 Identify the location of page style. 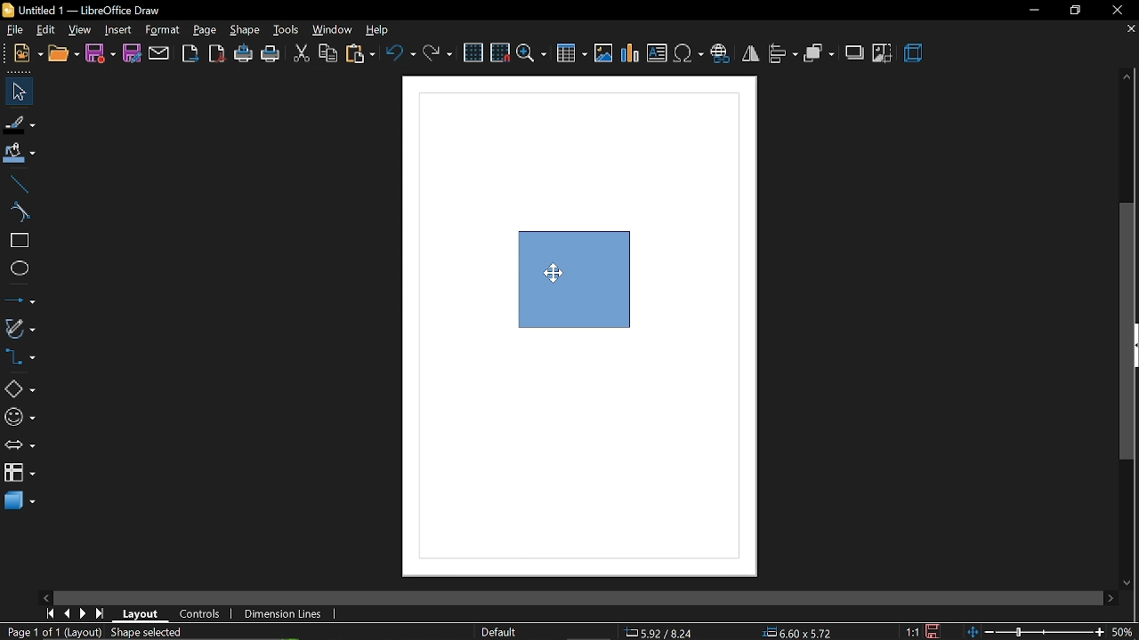
(497, 631).